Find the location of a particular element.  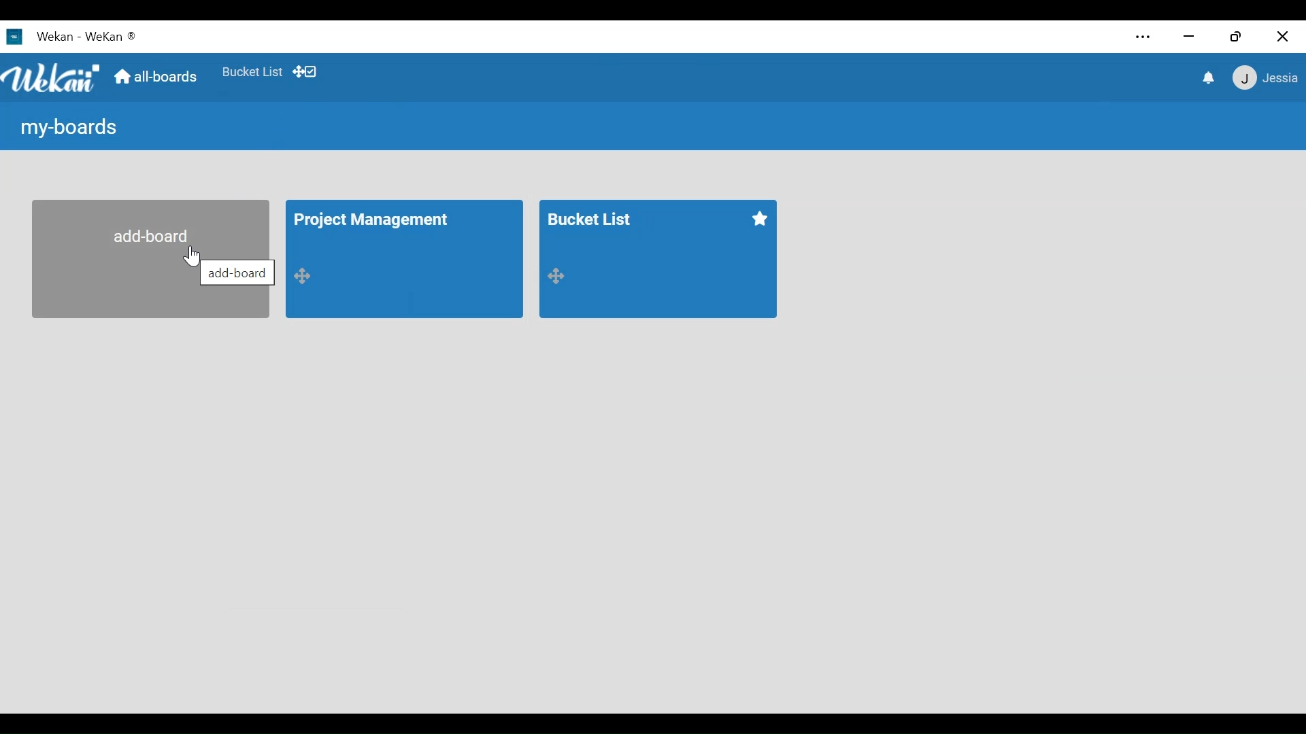

Close is located at coordinates (1282, 36).